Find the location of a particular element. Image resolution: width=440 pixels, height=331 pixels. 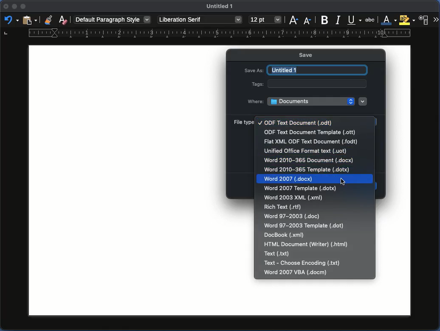

Save is located at coordinates (310, 55).